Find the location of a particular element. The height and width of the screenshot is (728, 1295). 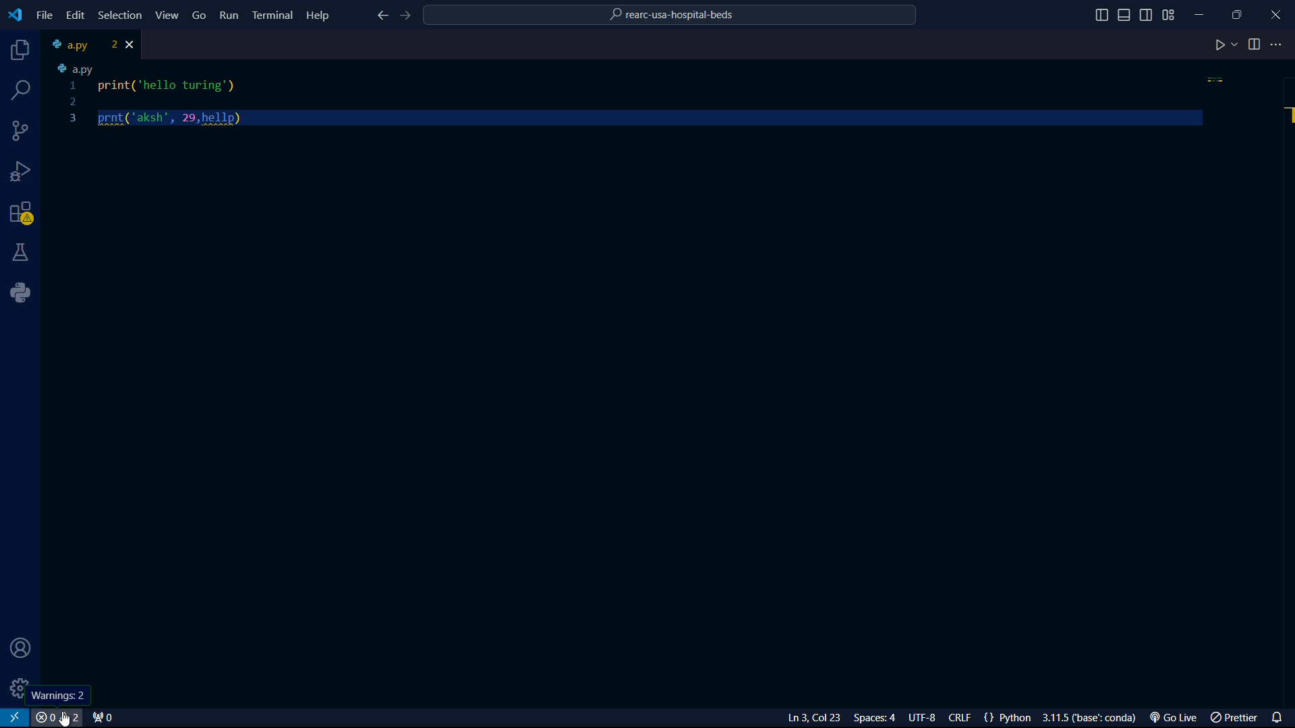

labs is located at coordinates (22, 251).